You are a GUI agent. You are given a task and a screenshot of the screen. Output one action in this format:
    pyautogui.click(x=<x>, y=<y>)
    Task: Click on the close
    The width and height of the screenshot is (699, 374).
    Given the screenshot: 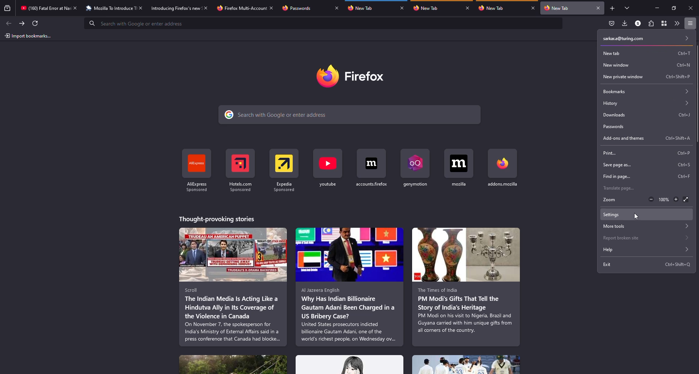 What is the action you would take?
    pyautogui.click(x=402, y=8)
    